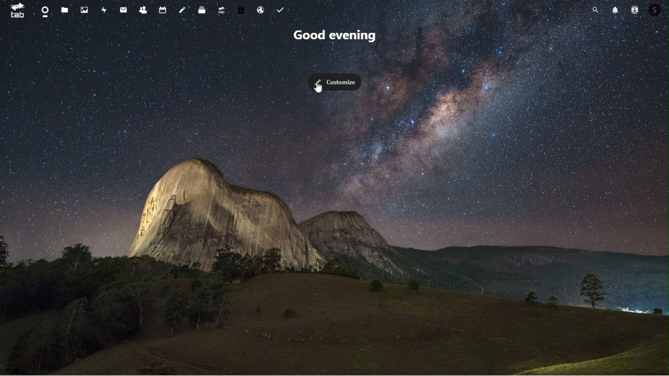 The image size is (669, 376). I want to click on Photos, so click(84, 9).